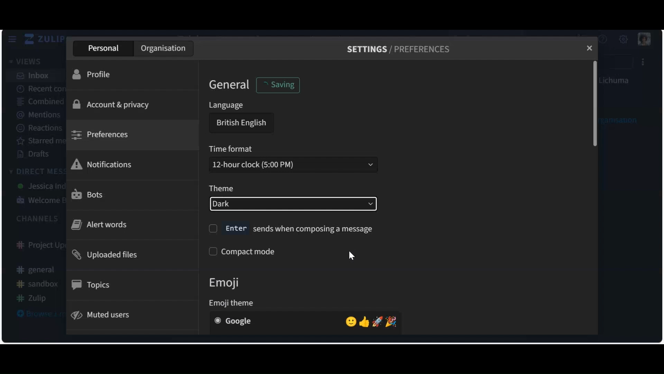  Describe the element at coordinates (232, 149) in the screenshot. I see `Time Format` at that location.